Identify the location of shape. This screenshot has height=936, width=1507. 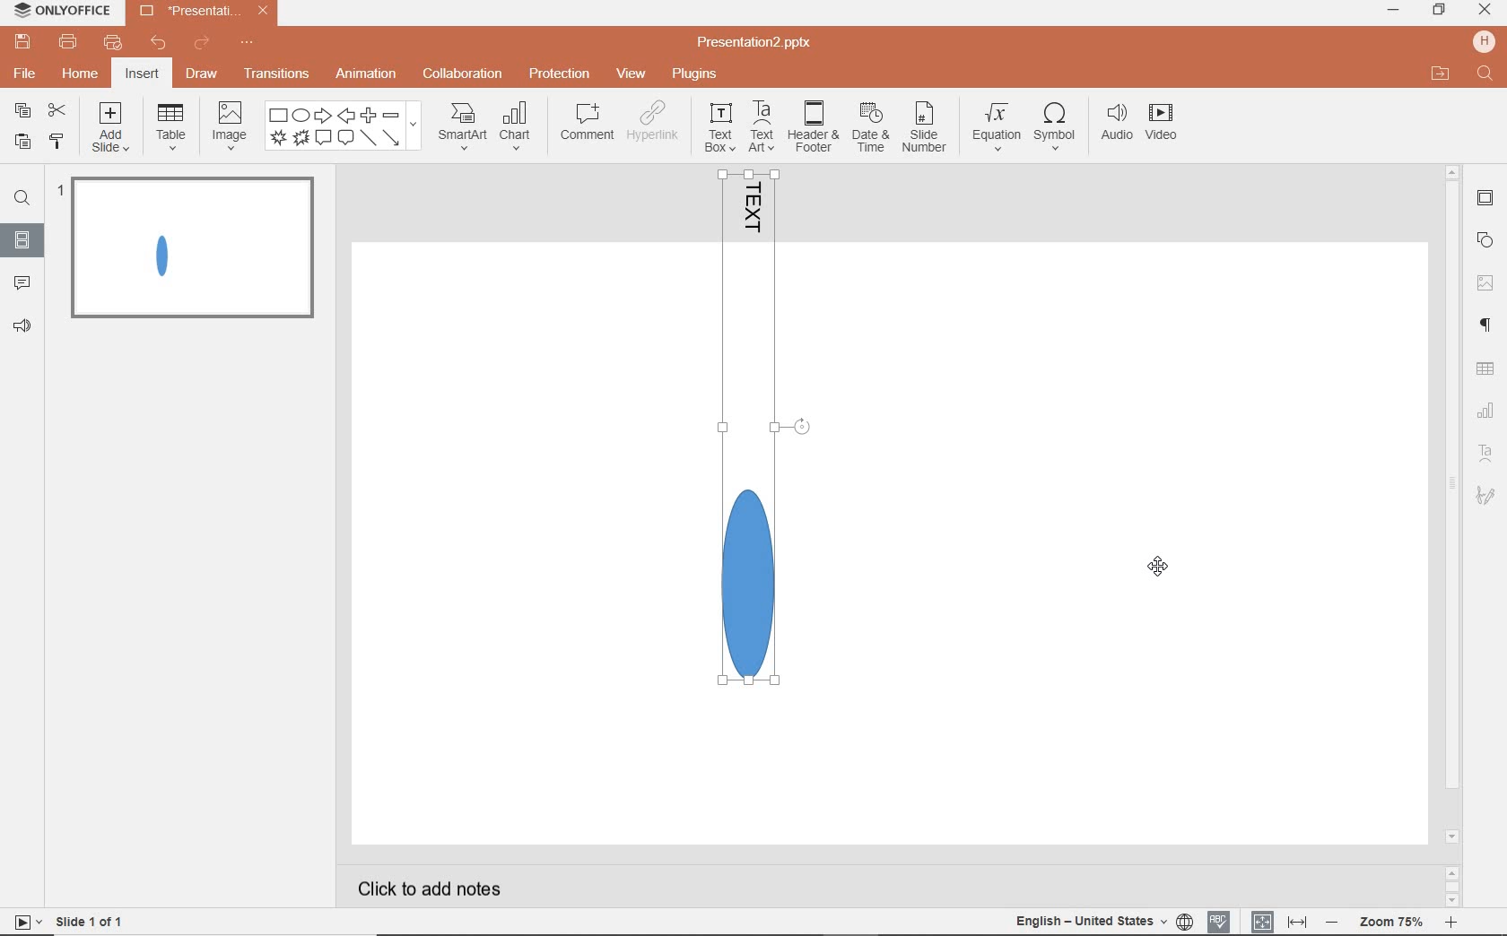
(344, 127).